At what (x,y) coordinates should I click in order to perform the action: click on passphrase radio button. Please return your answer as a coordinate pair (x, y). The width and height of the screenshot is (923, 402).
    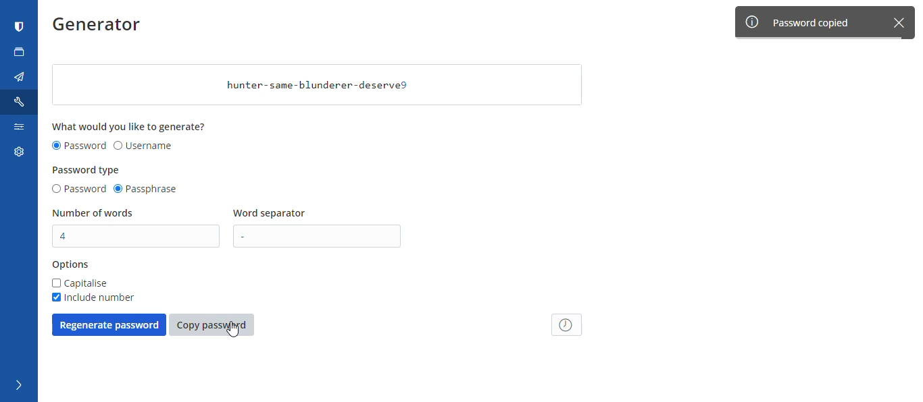
    Looking at the image, I should click on (148, 190).